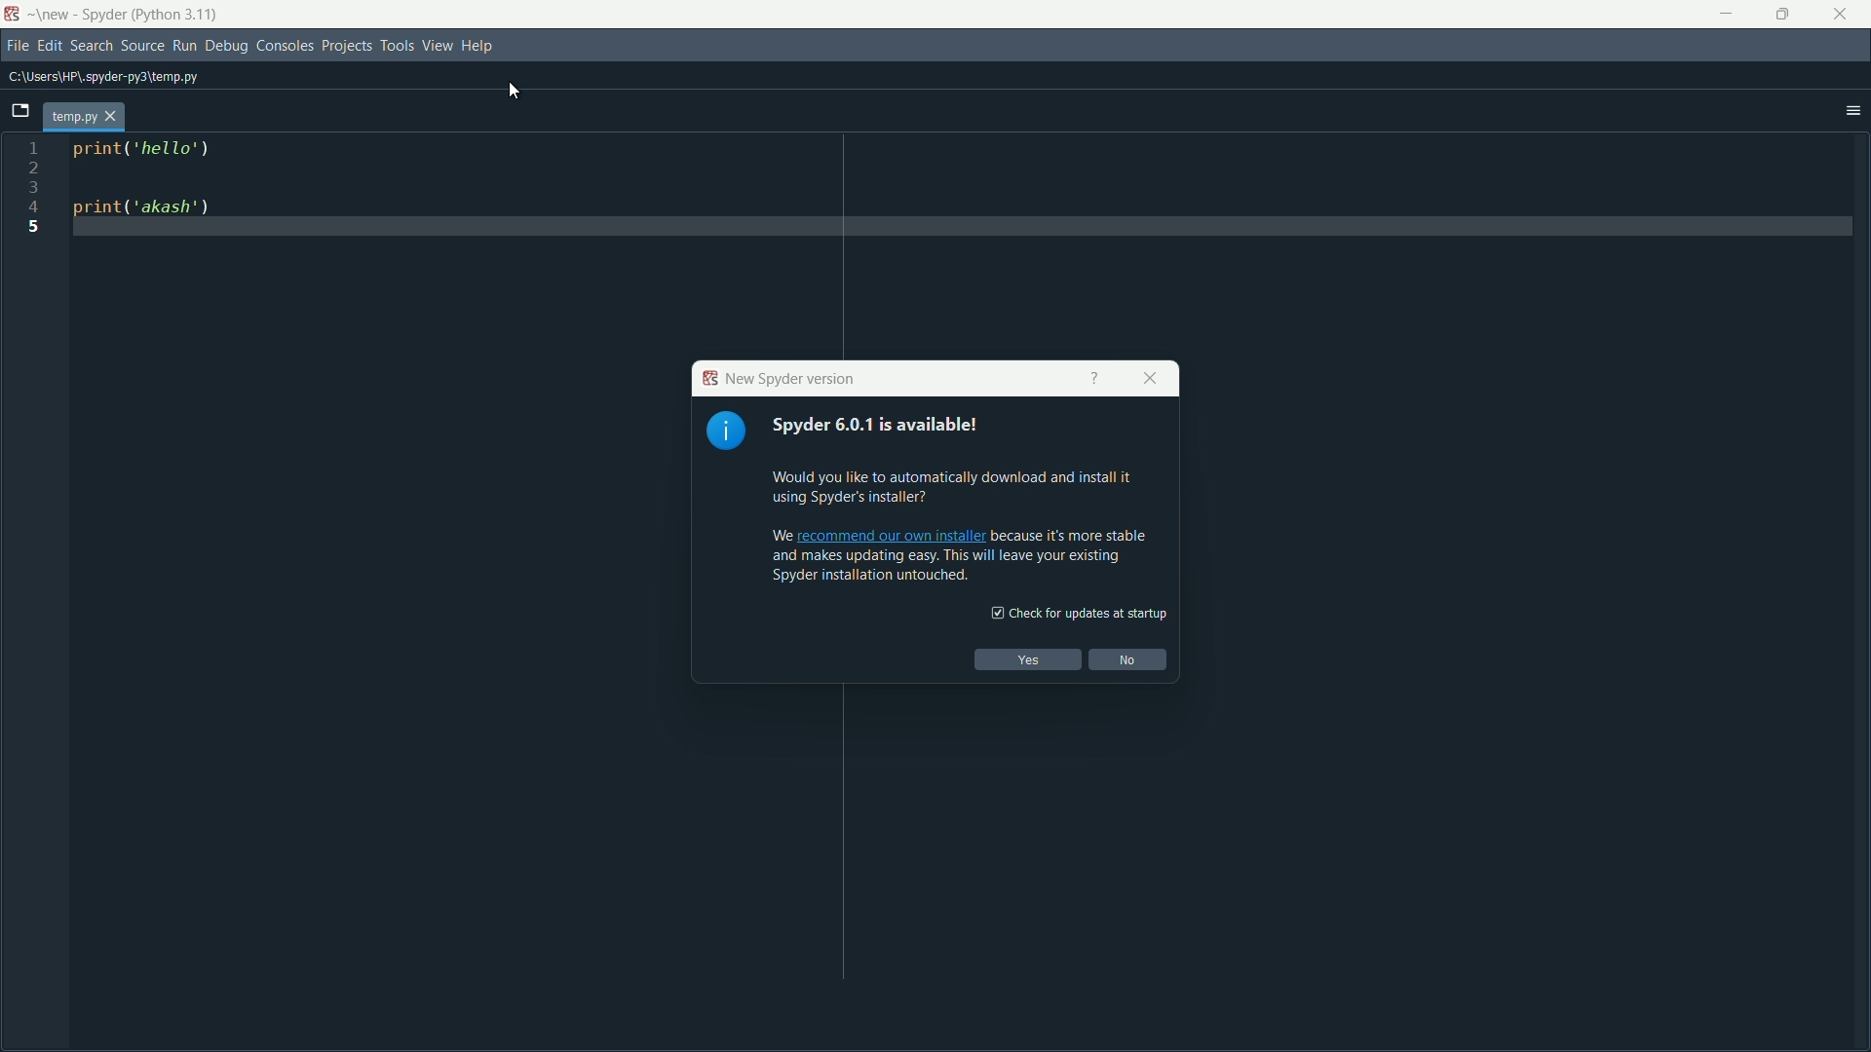 This screenshot has width=1871, height=1052. What do you see at coordinates (903, 426) in the screenshot?
I see `spyder 6.0.1 is available` at bounding box center [903, 426].